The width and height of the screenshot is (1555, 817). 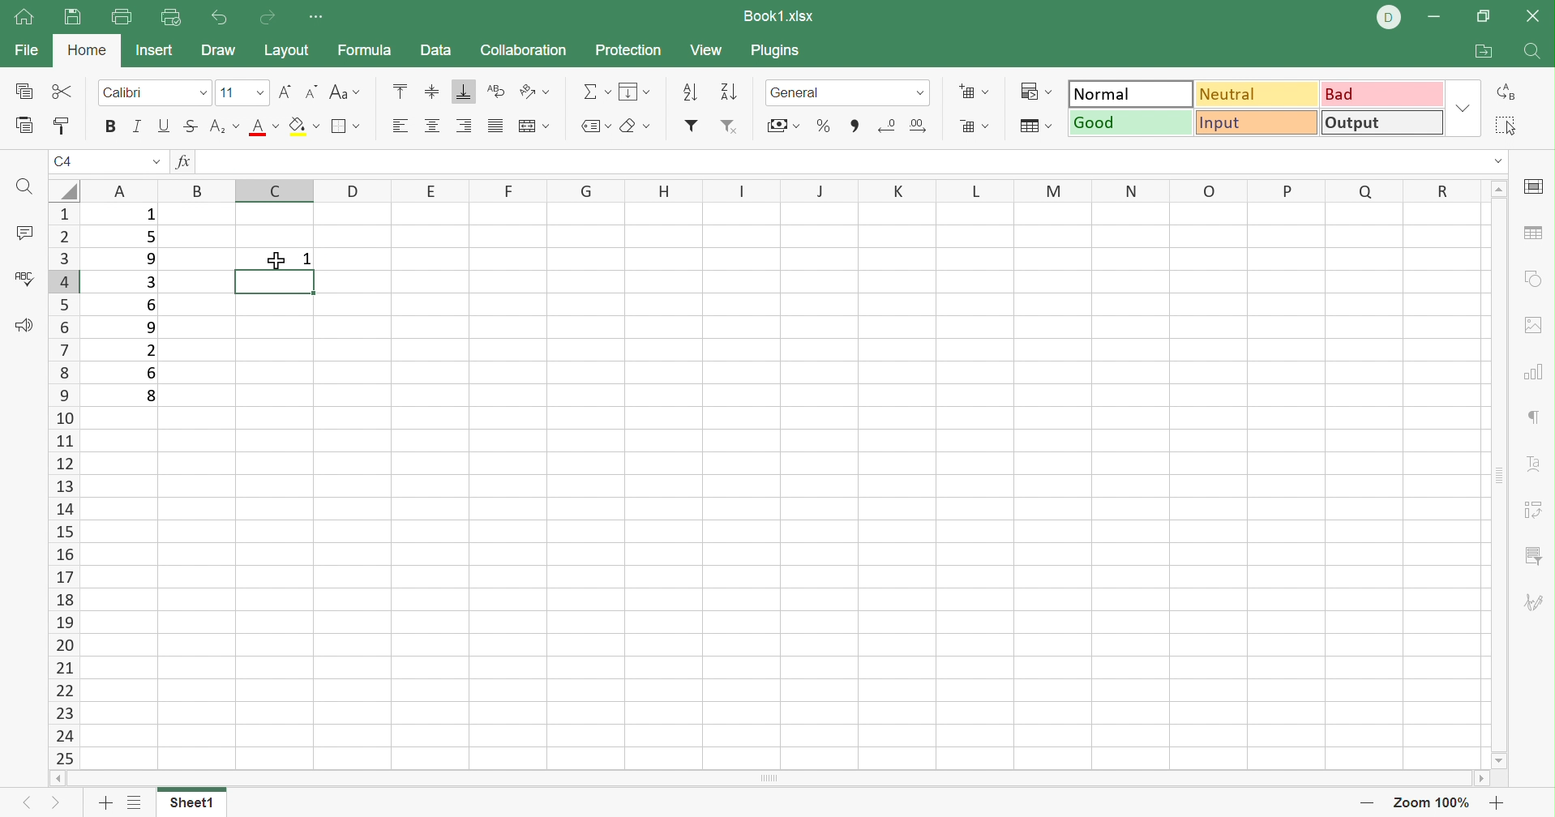 I want to click on Scroll Right, so click(x=1483, y=778).